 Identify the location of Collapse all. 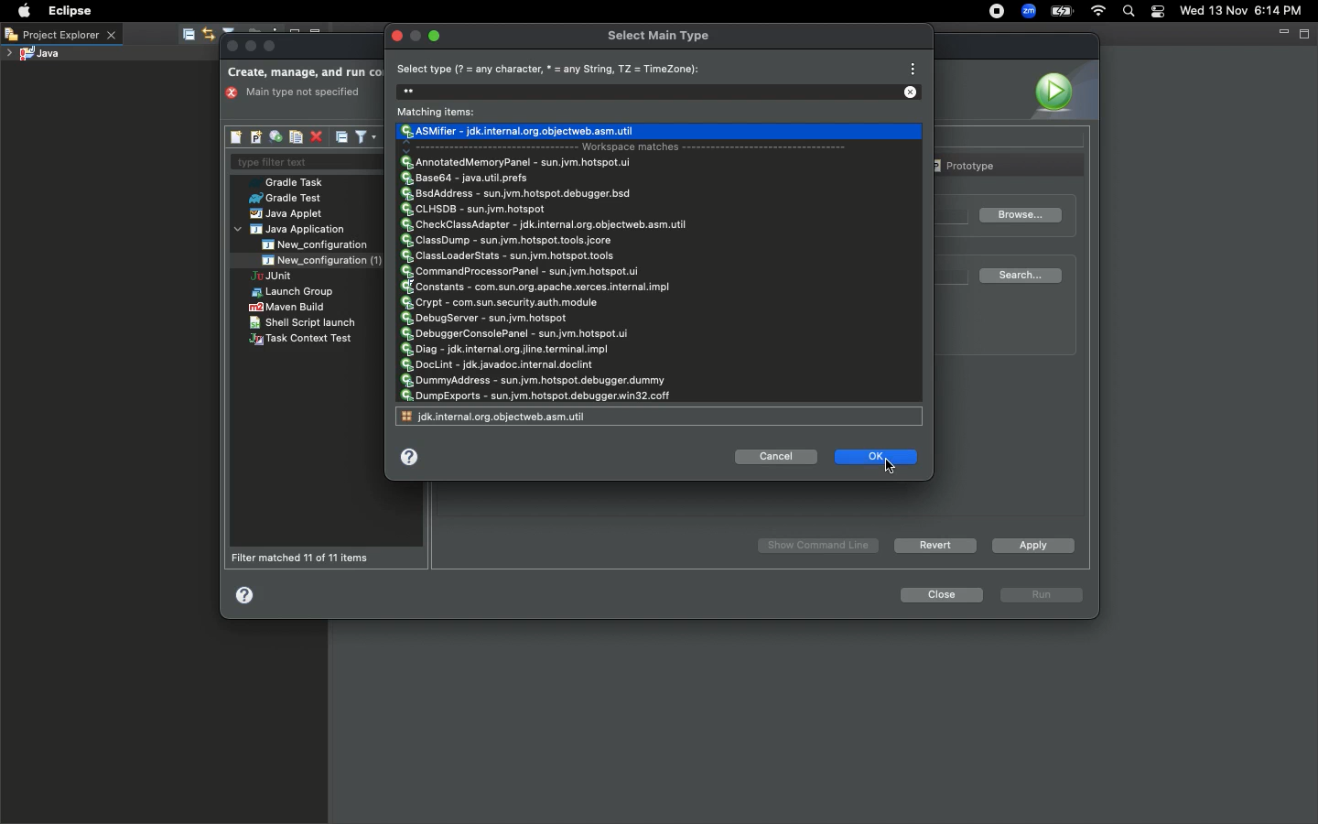
(342, 136).